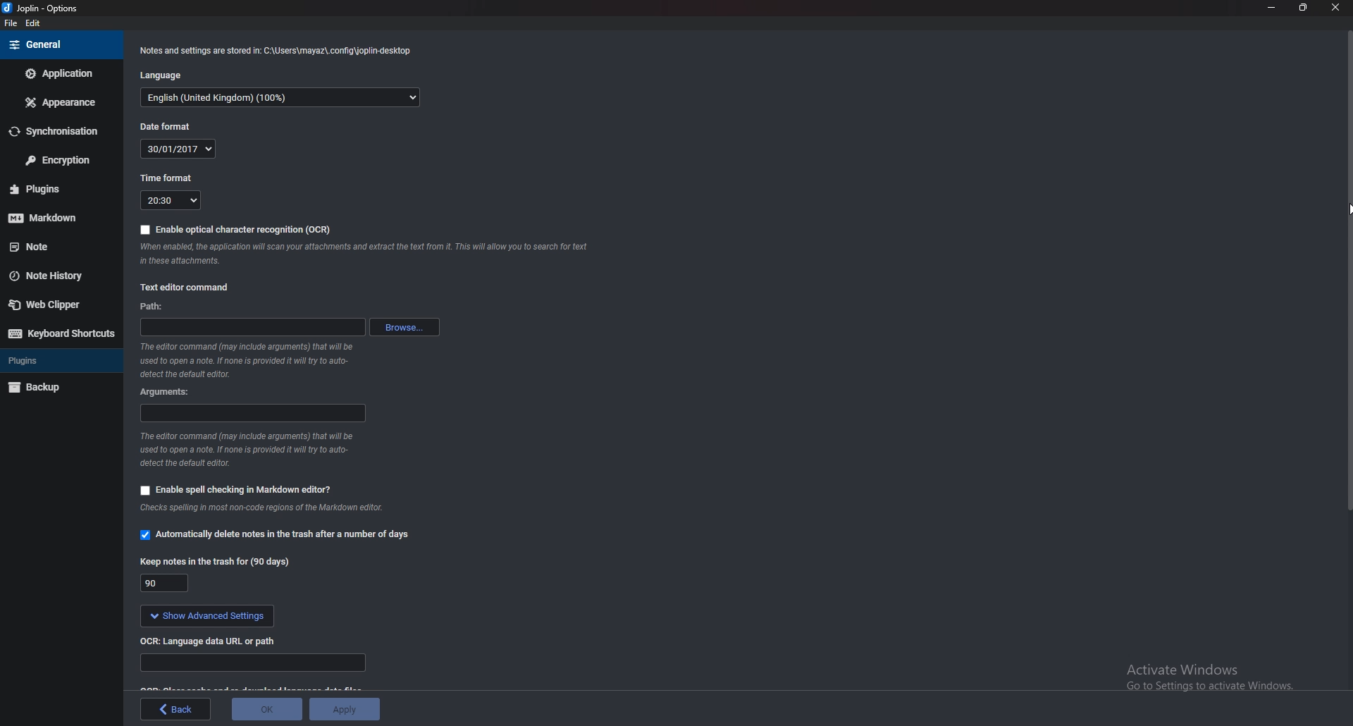  What do you see at coordinates (163, 75) in the screenshot?
I see `Language` at bounding box center [163, 75].